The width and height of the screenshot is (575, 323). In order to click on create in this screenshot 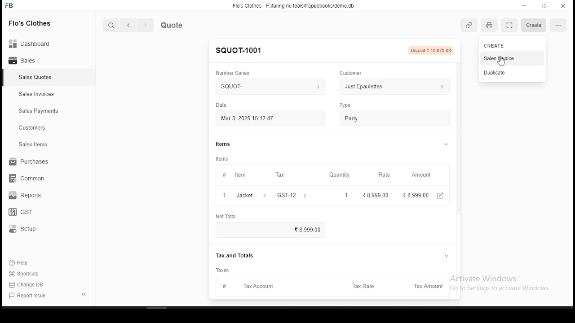, I will do `click(508, 45)`.